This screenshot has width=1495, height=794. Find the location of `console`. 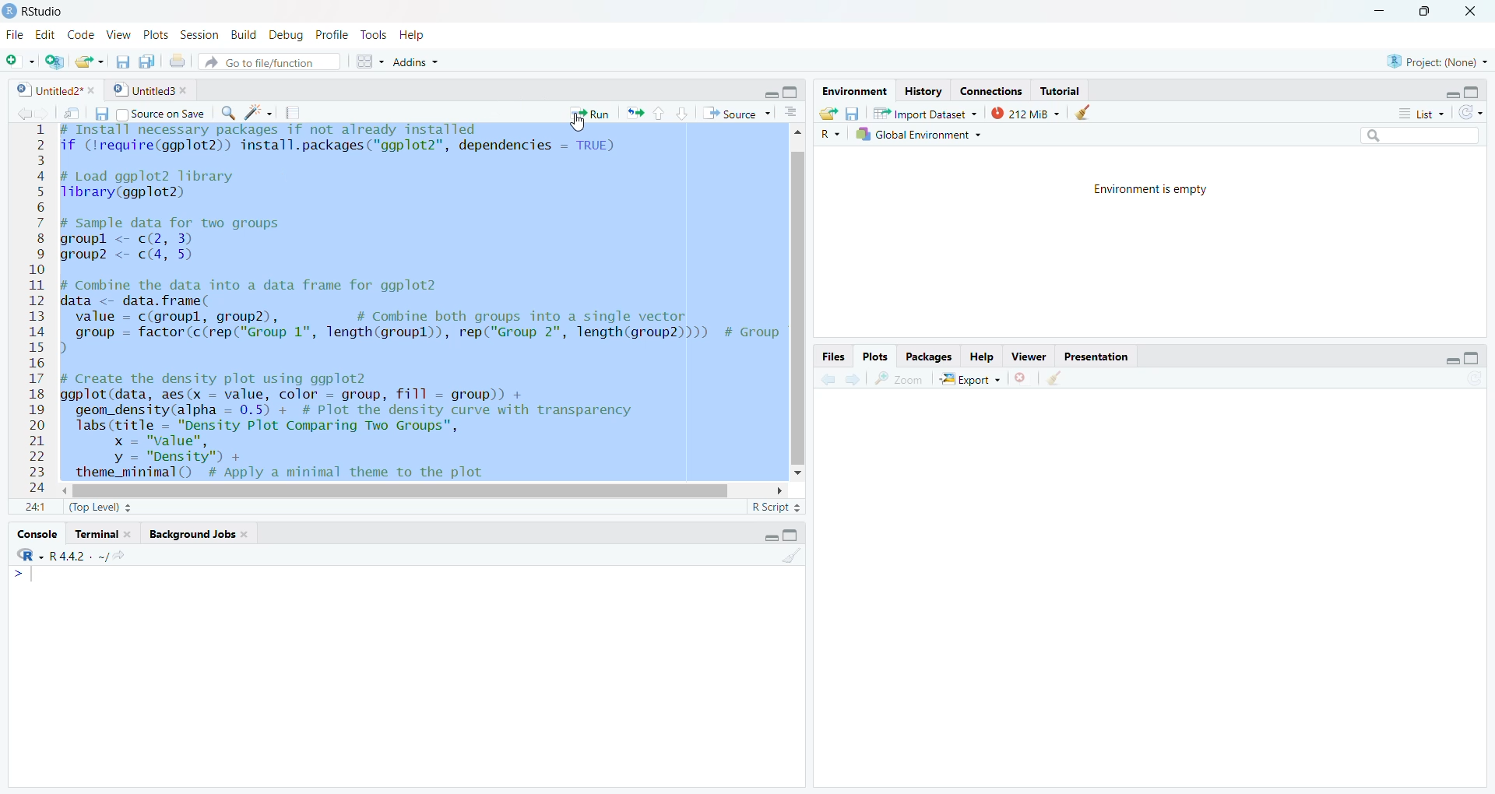

console is located at coordinates (33, 534).